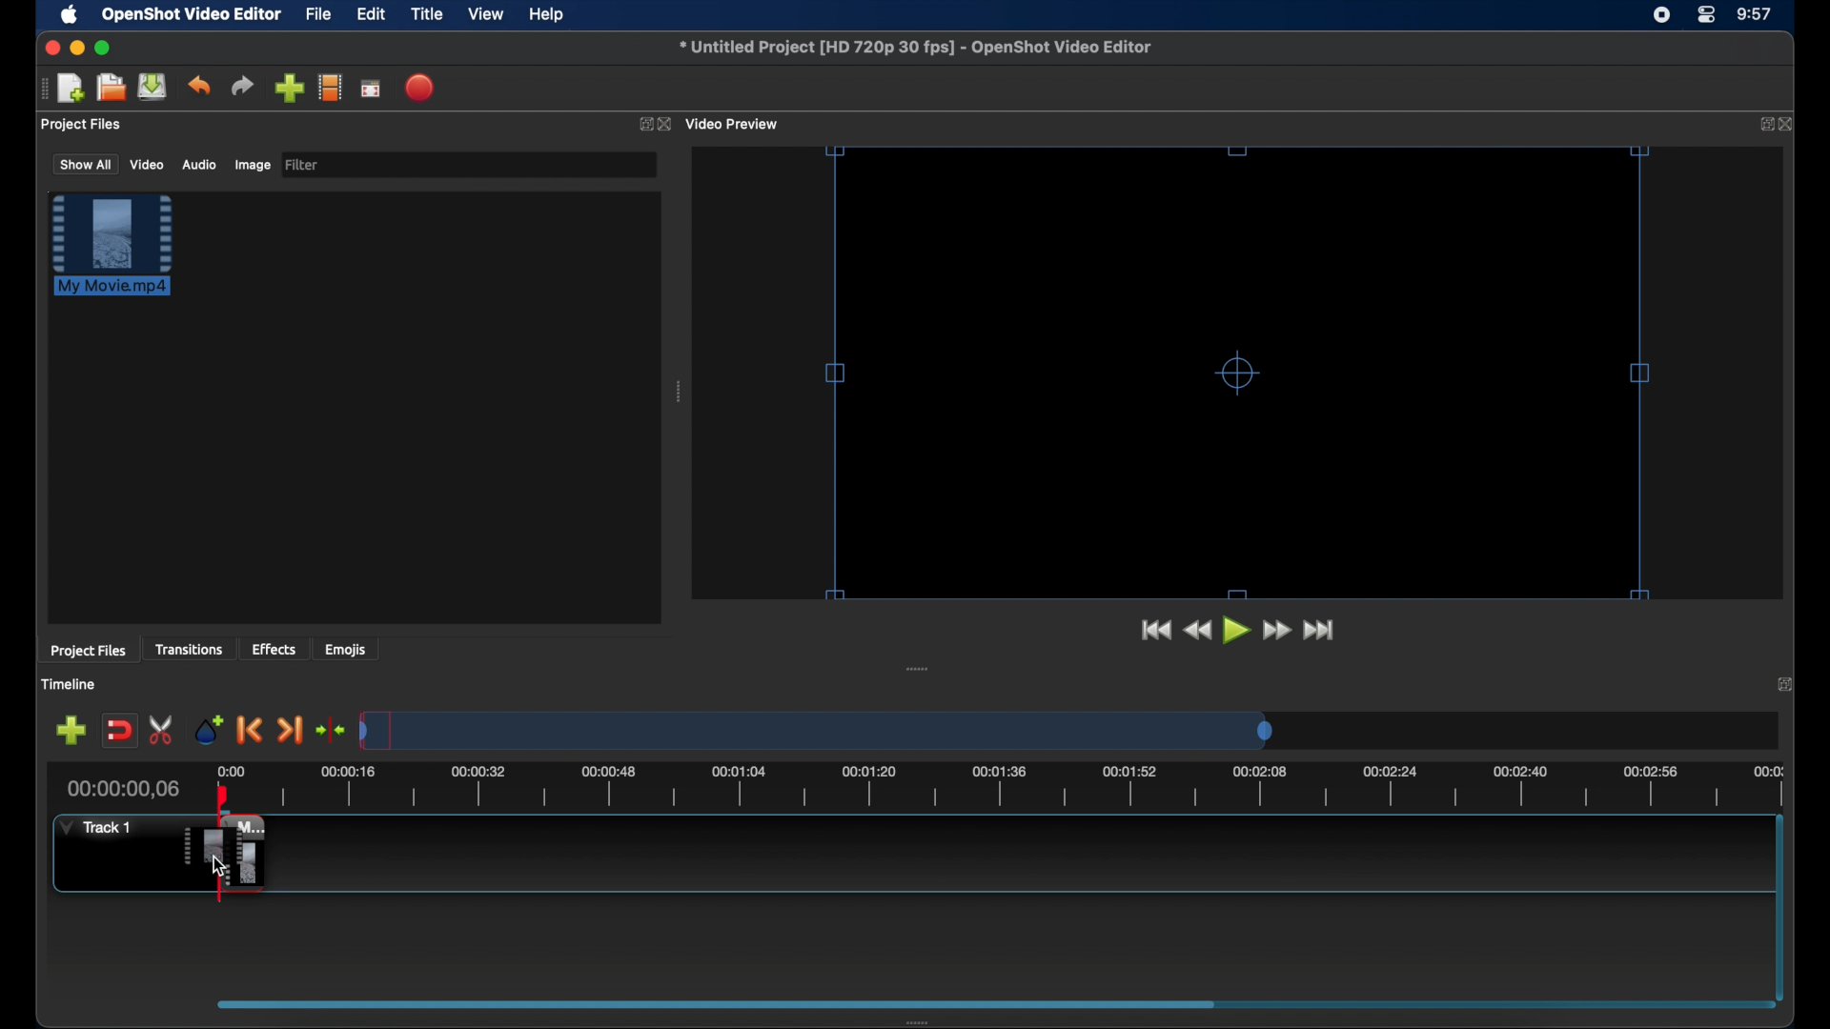 Image resolution: width=1830 pixels, height=1029 pixels. I want to click on fast forward, so click(1278, 631).